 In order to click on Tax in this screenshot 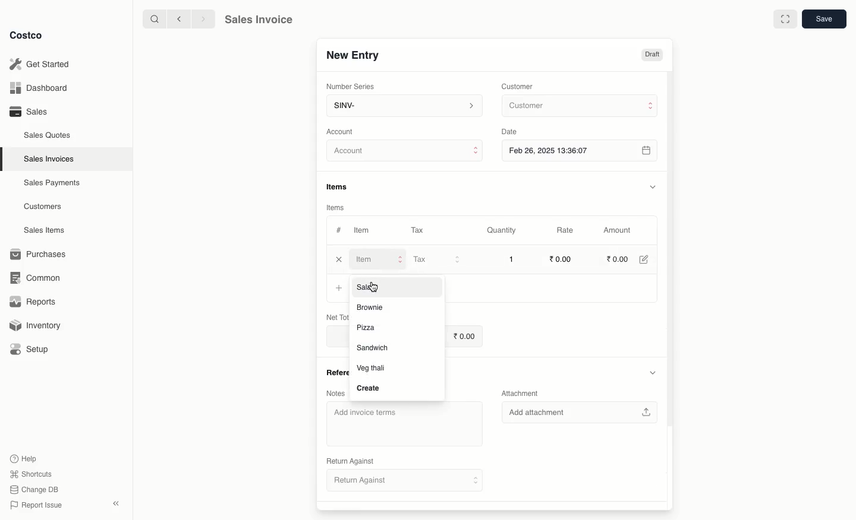, I will do `click(436, 259)`.